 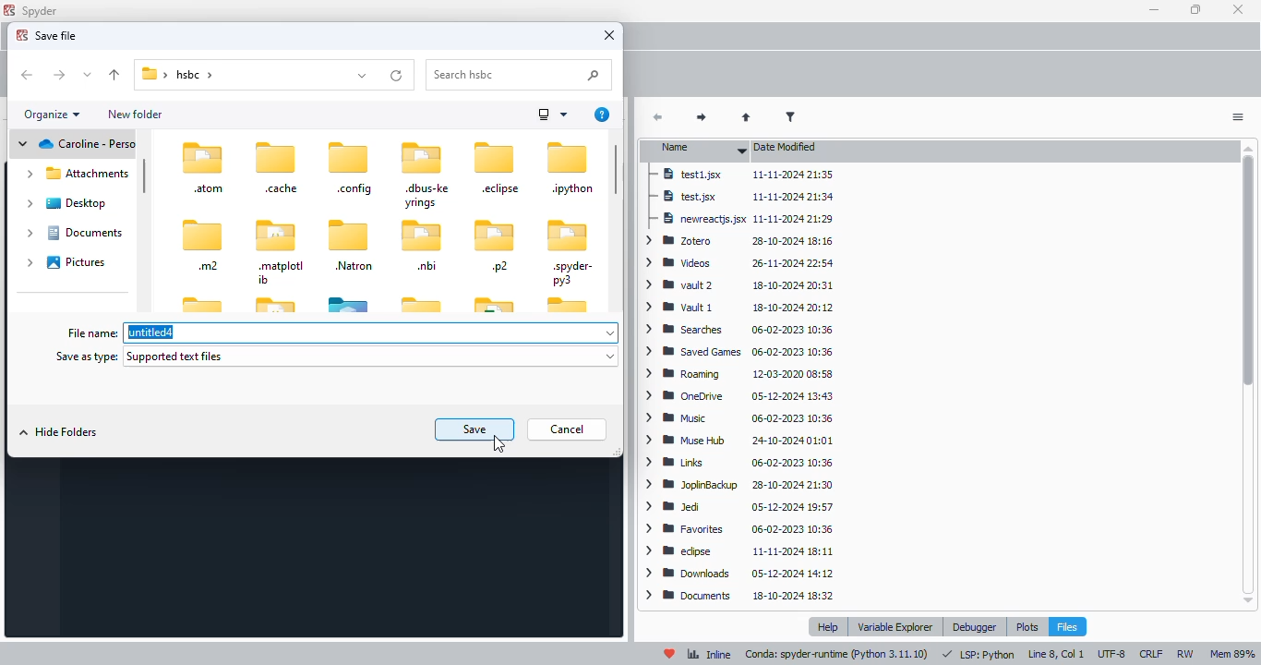 I want to click on Scrollbar, so click(x=1250, y=270).